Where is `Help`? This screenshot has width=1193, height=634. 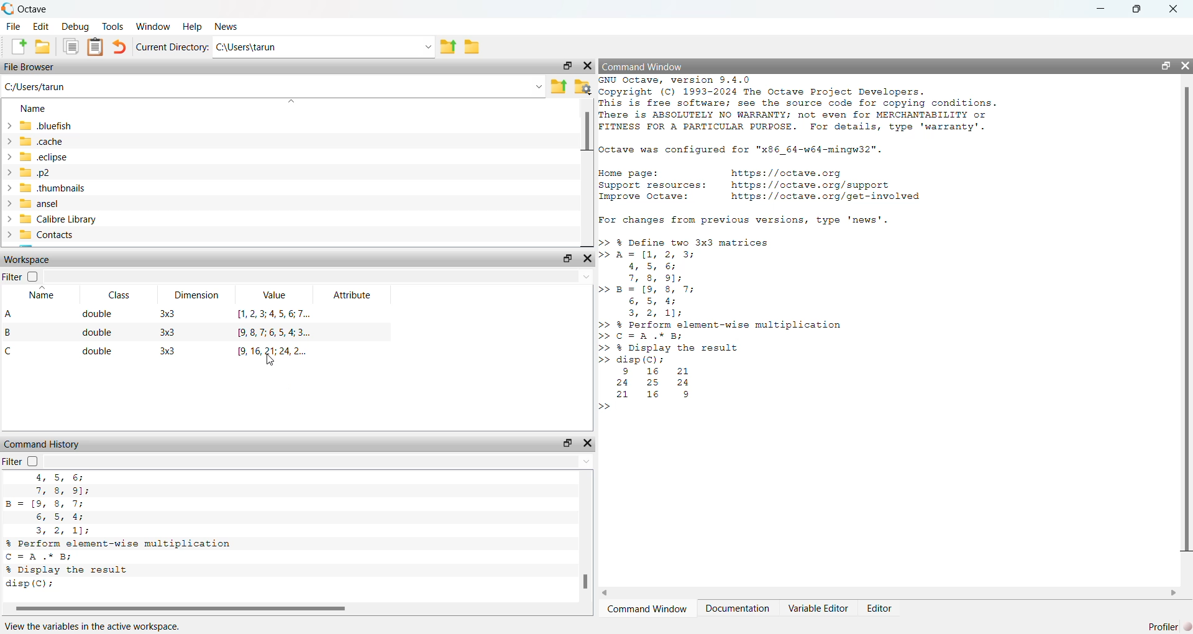 Help is located at coordinates (193, 27).